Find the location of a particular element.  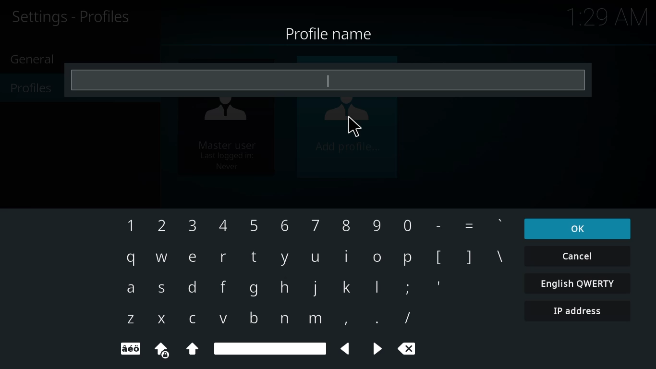

b is located at coordinates (254, 321).